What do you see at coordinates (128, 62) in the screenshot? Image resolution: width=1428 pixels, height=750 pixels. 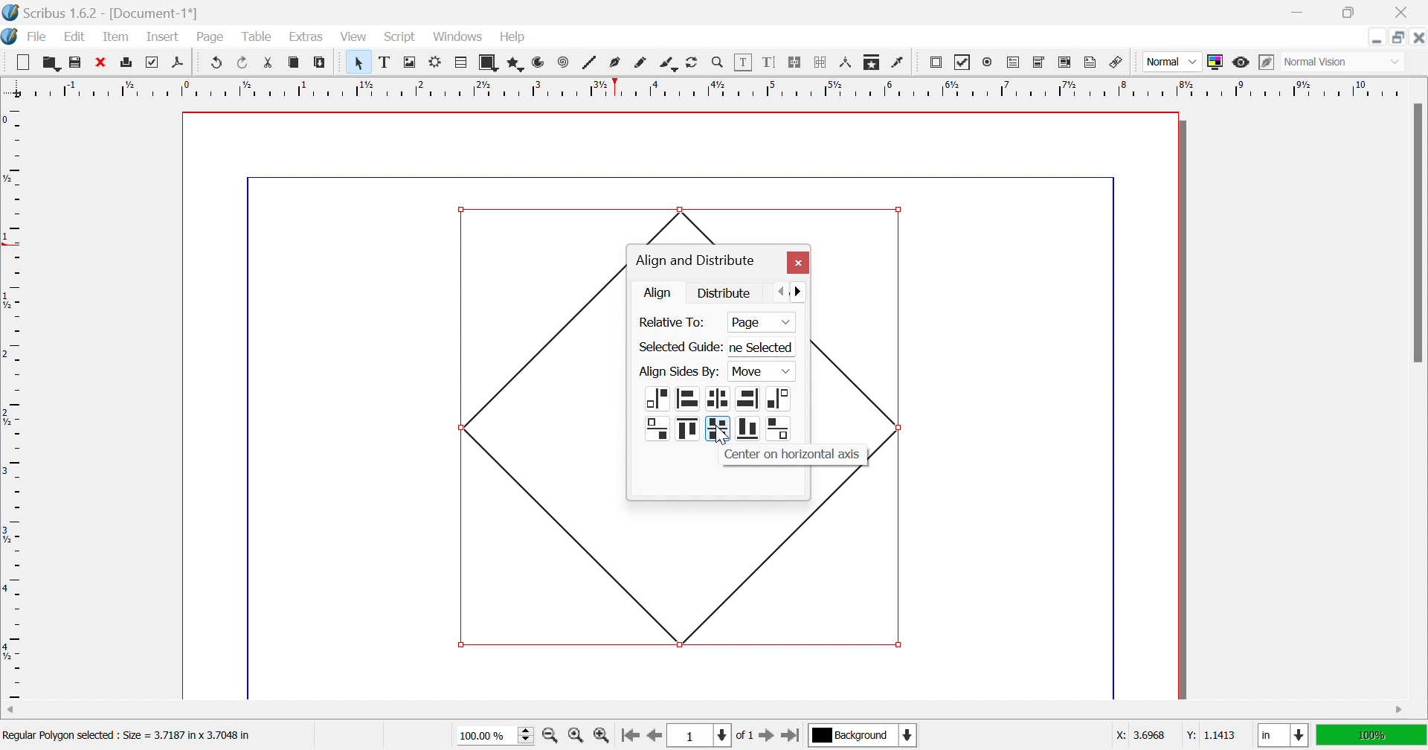 I see `Print` at bounding box center [128, 62].